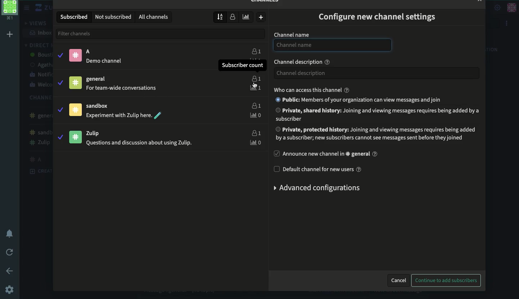 The width and height of the screenshot is (519, 299). Describe the element at coordinates (373, 99) in the screenshot. I see `® Public: Members of your organization can view messages and join` at that location.